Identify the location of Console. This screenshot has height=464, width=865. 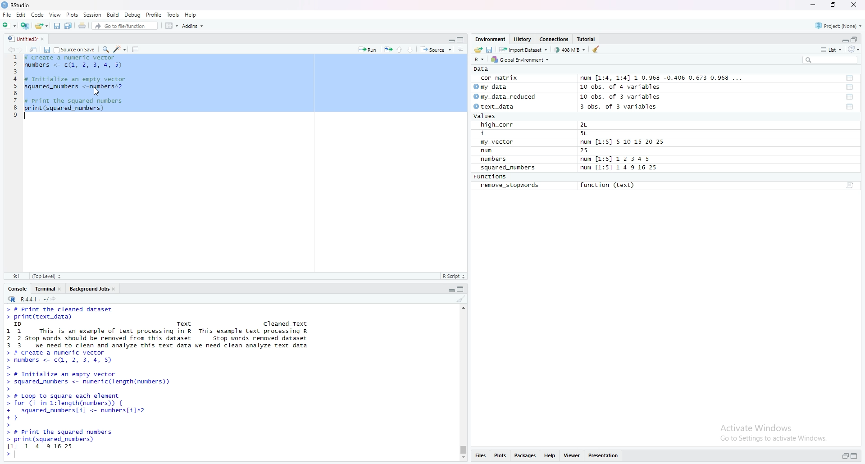
(18, 288).